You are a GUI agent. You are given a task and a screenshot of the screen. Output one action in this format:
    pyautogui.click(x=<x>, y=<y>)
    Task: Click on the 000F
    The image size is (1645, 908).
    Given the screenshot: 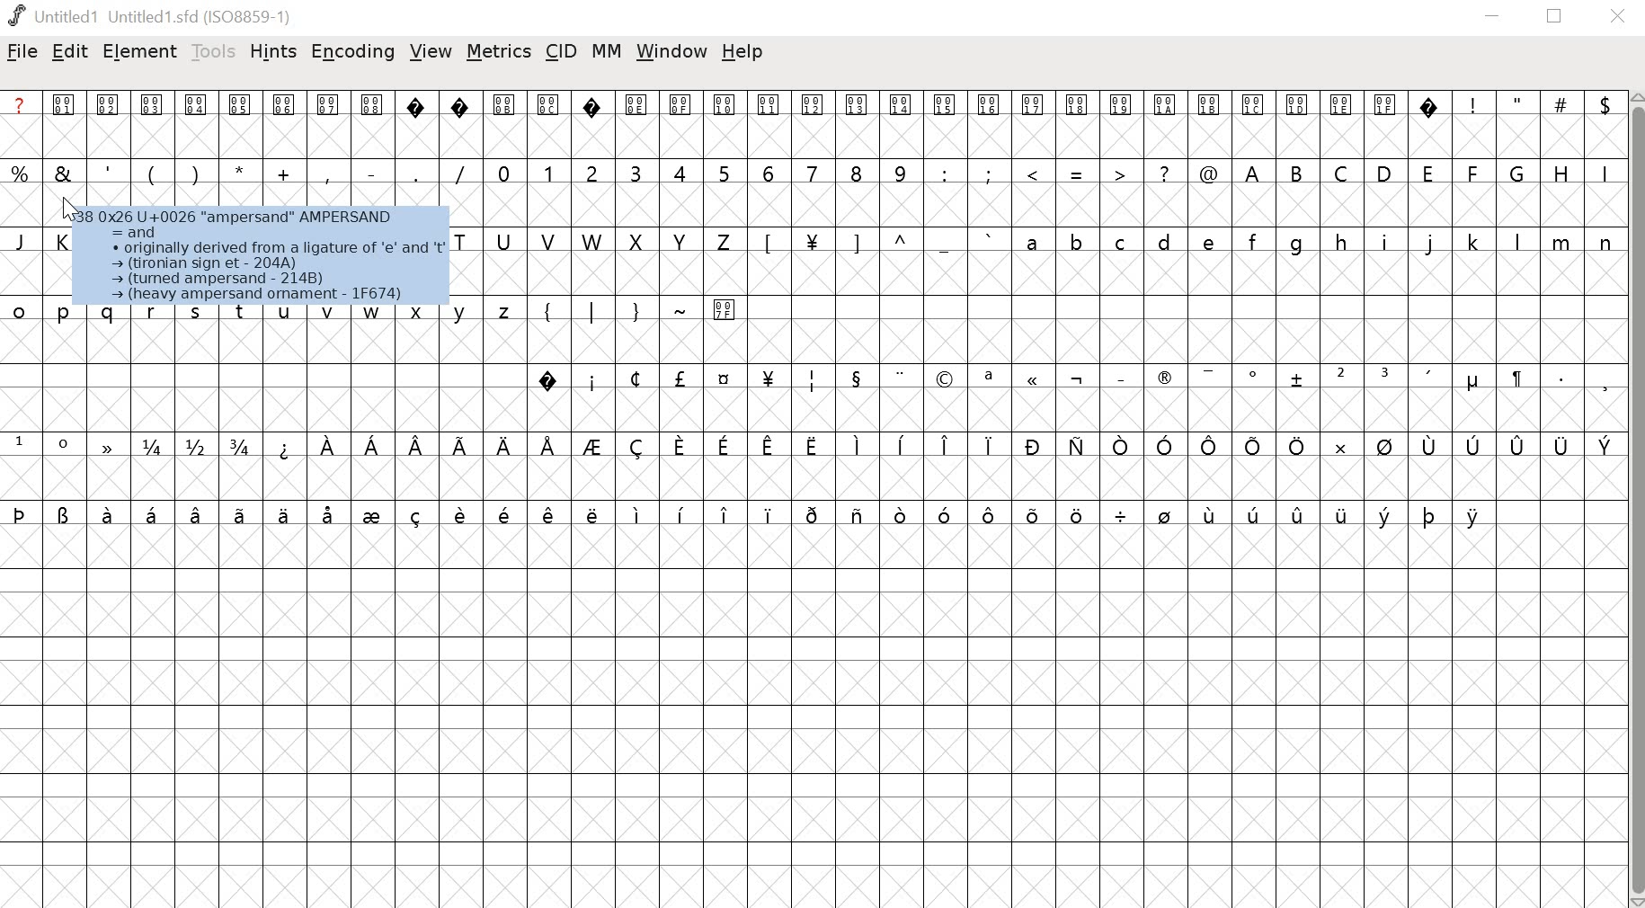 What is the action you would take?
    pyautogui.click(x=681, y=125)
    